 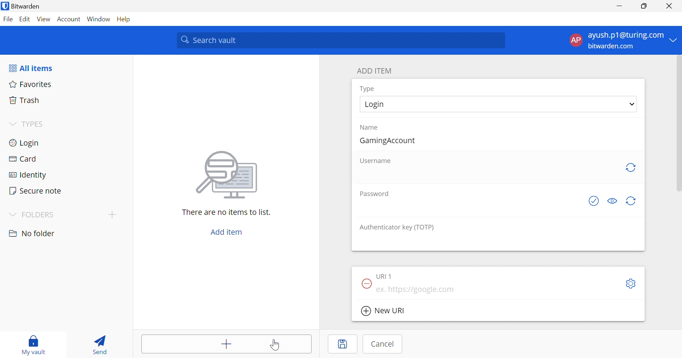 What do you see at coordinates (114, 214) in the screenshot?
I see `Add folder` at bounding box center [114, 214].